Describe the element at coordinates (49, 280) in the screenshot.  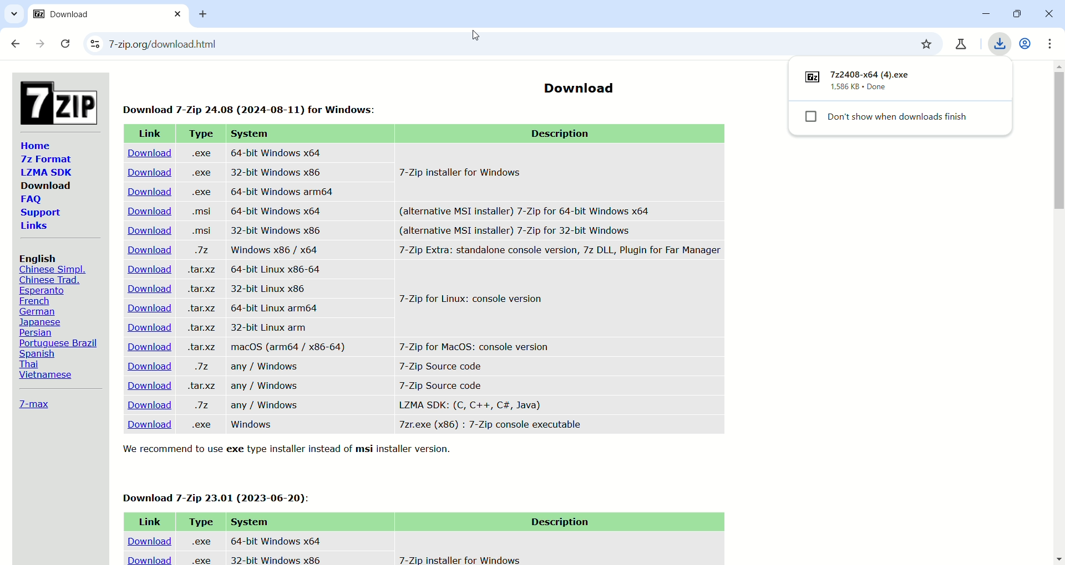
I see `Chinese lrad,` at that location.